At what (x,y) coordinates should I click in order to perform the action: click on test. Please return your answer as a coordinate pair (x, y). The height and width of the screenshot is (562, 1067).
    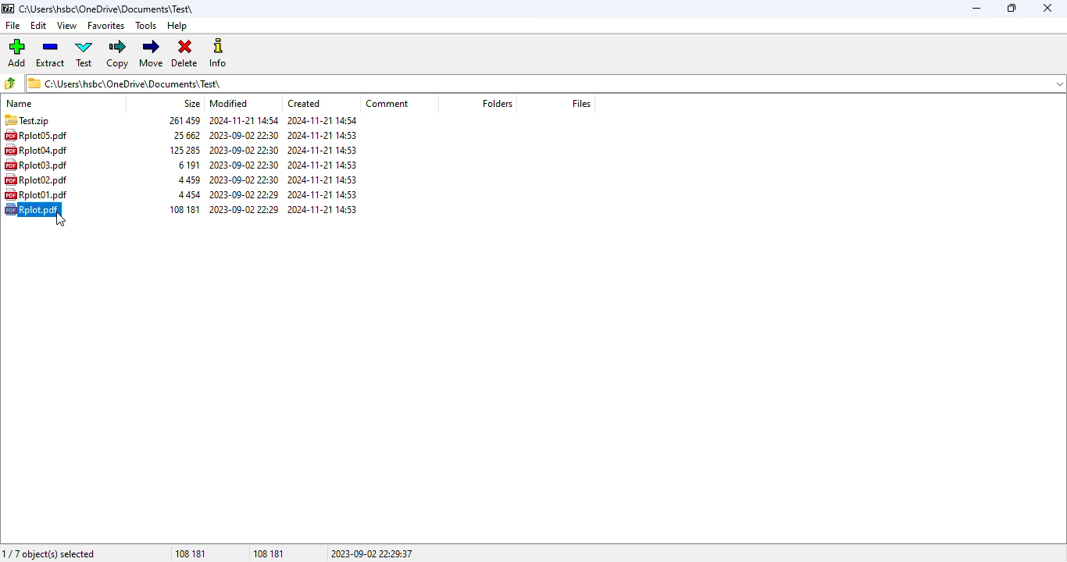
    Looking at the image, I should click on (86, 53).